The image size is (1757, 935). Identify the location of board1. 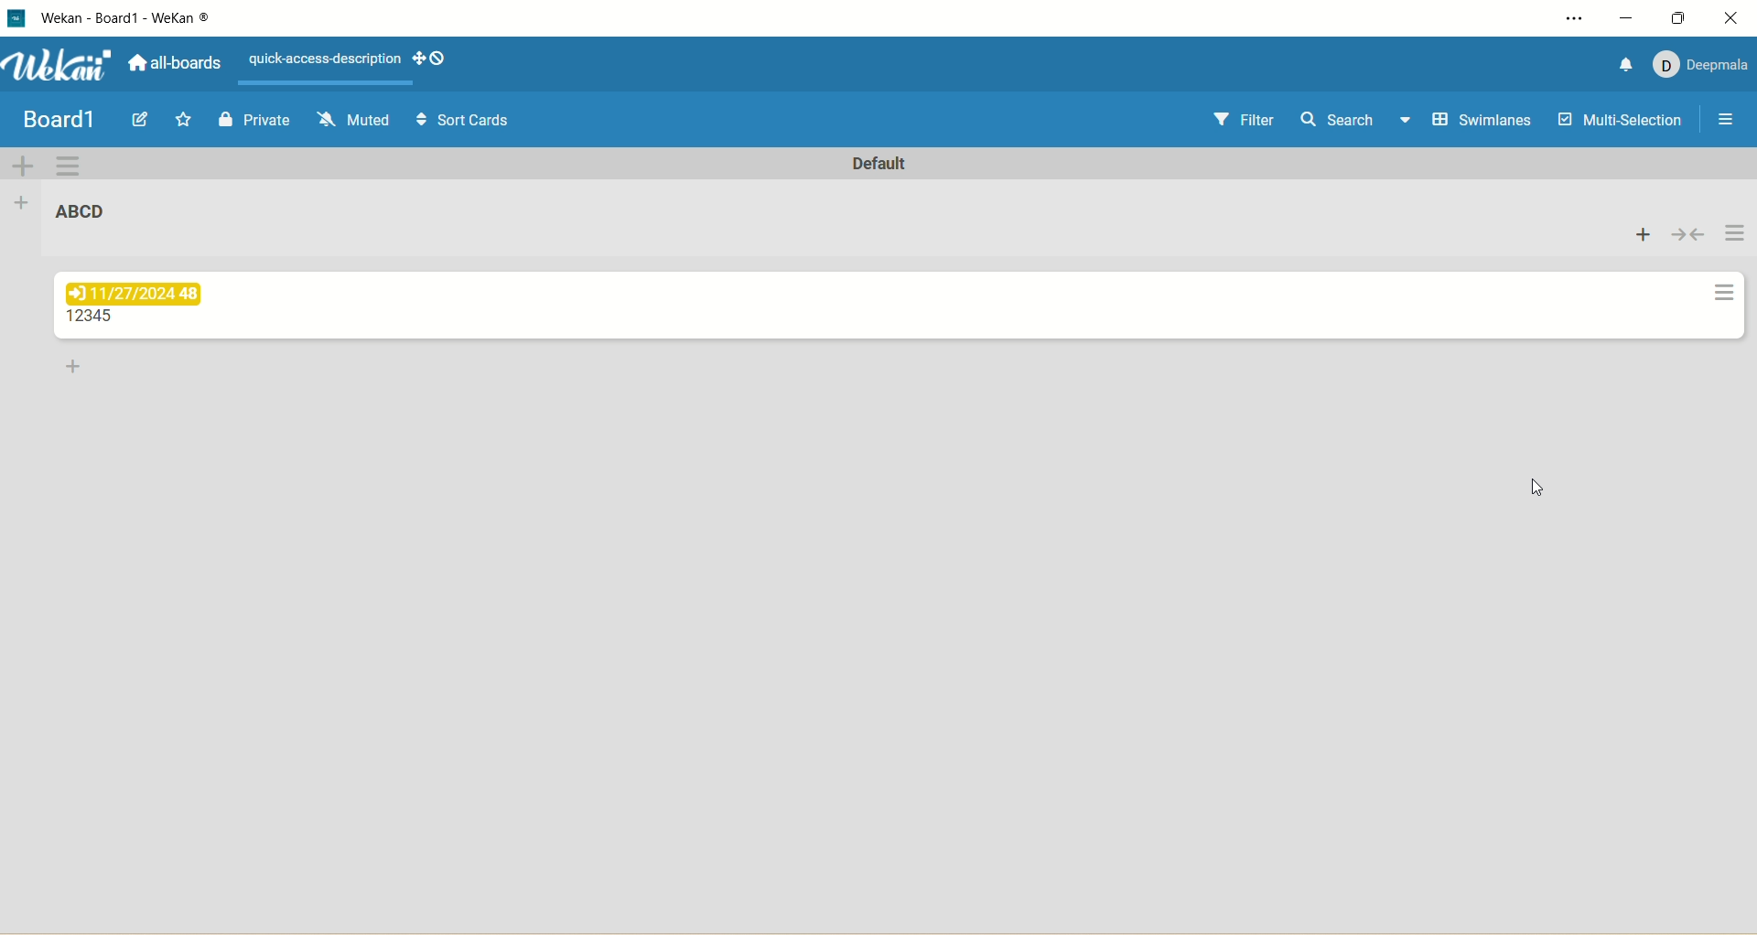
(59, 121).